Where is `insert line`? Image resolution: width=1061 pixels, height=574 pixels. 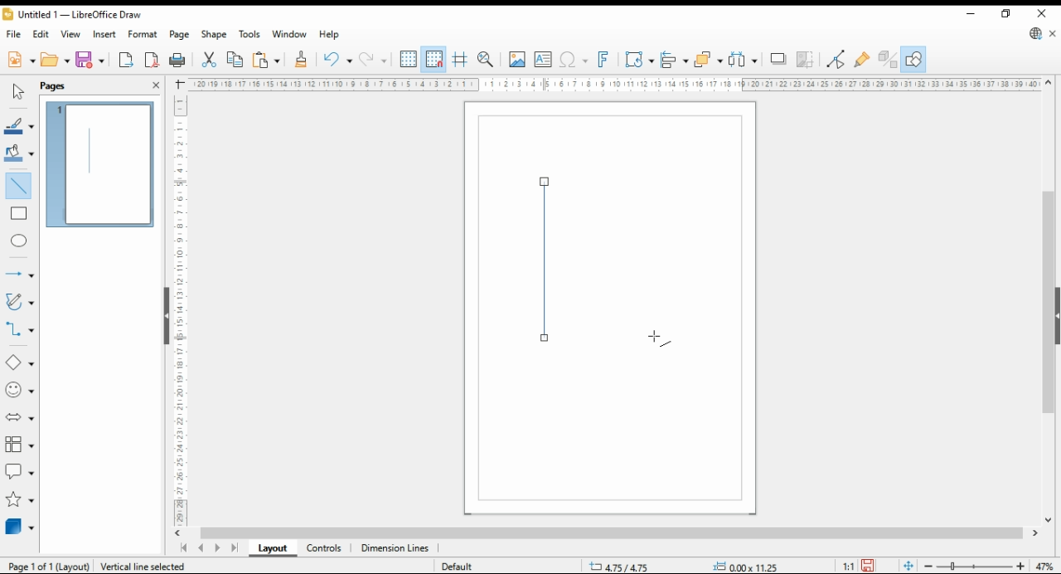
insert line is located at coordinates (18, 184).